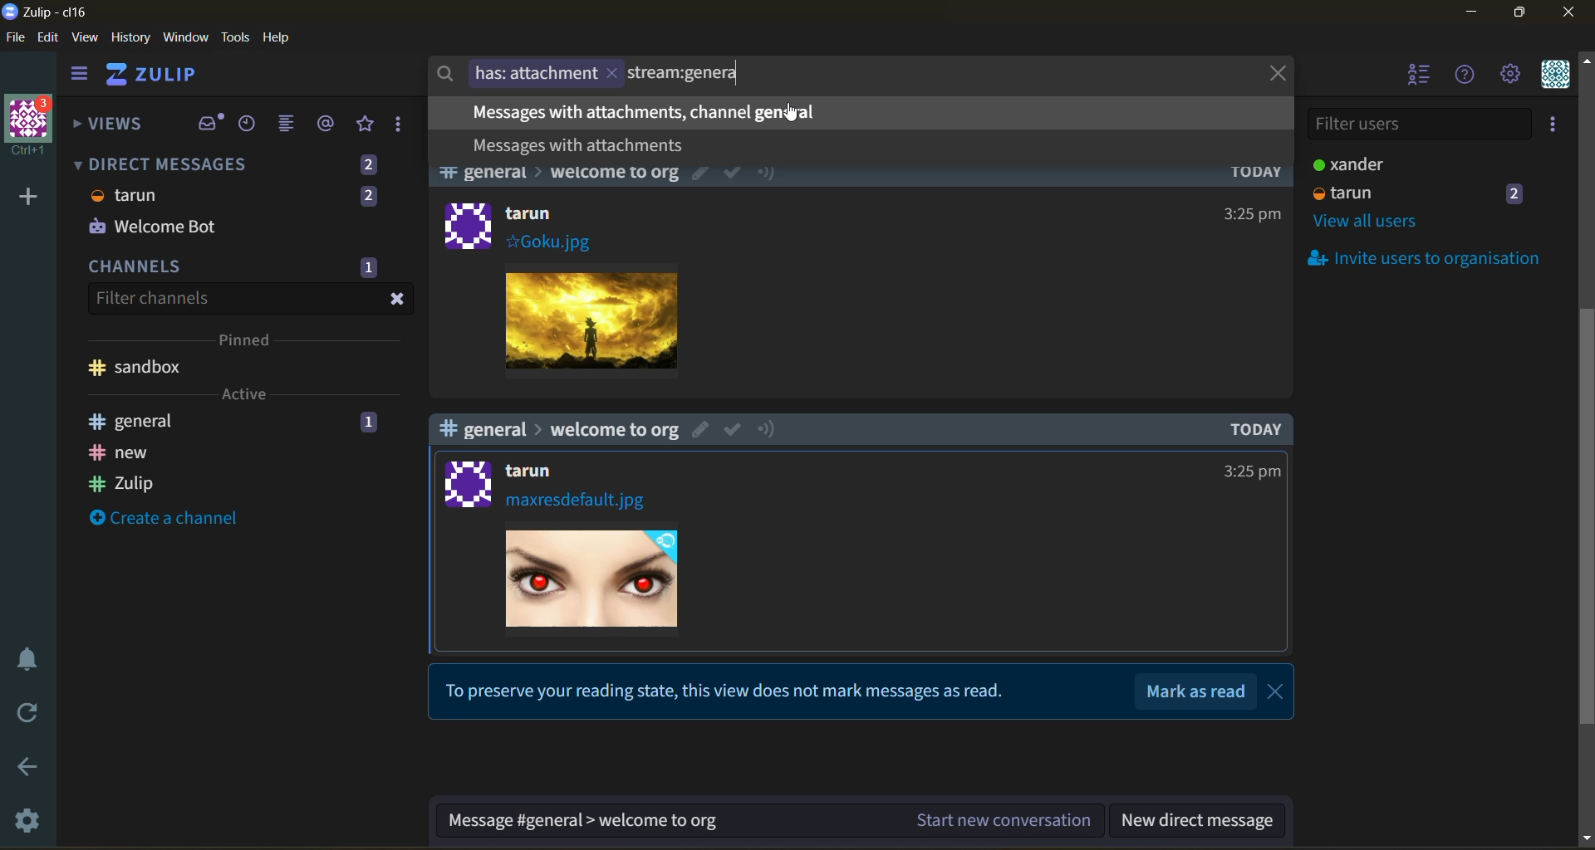  Describe the element at coordinates (733, 427) in the screenshot. I see `mark` at that location.